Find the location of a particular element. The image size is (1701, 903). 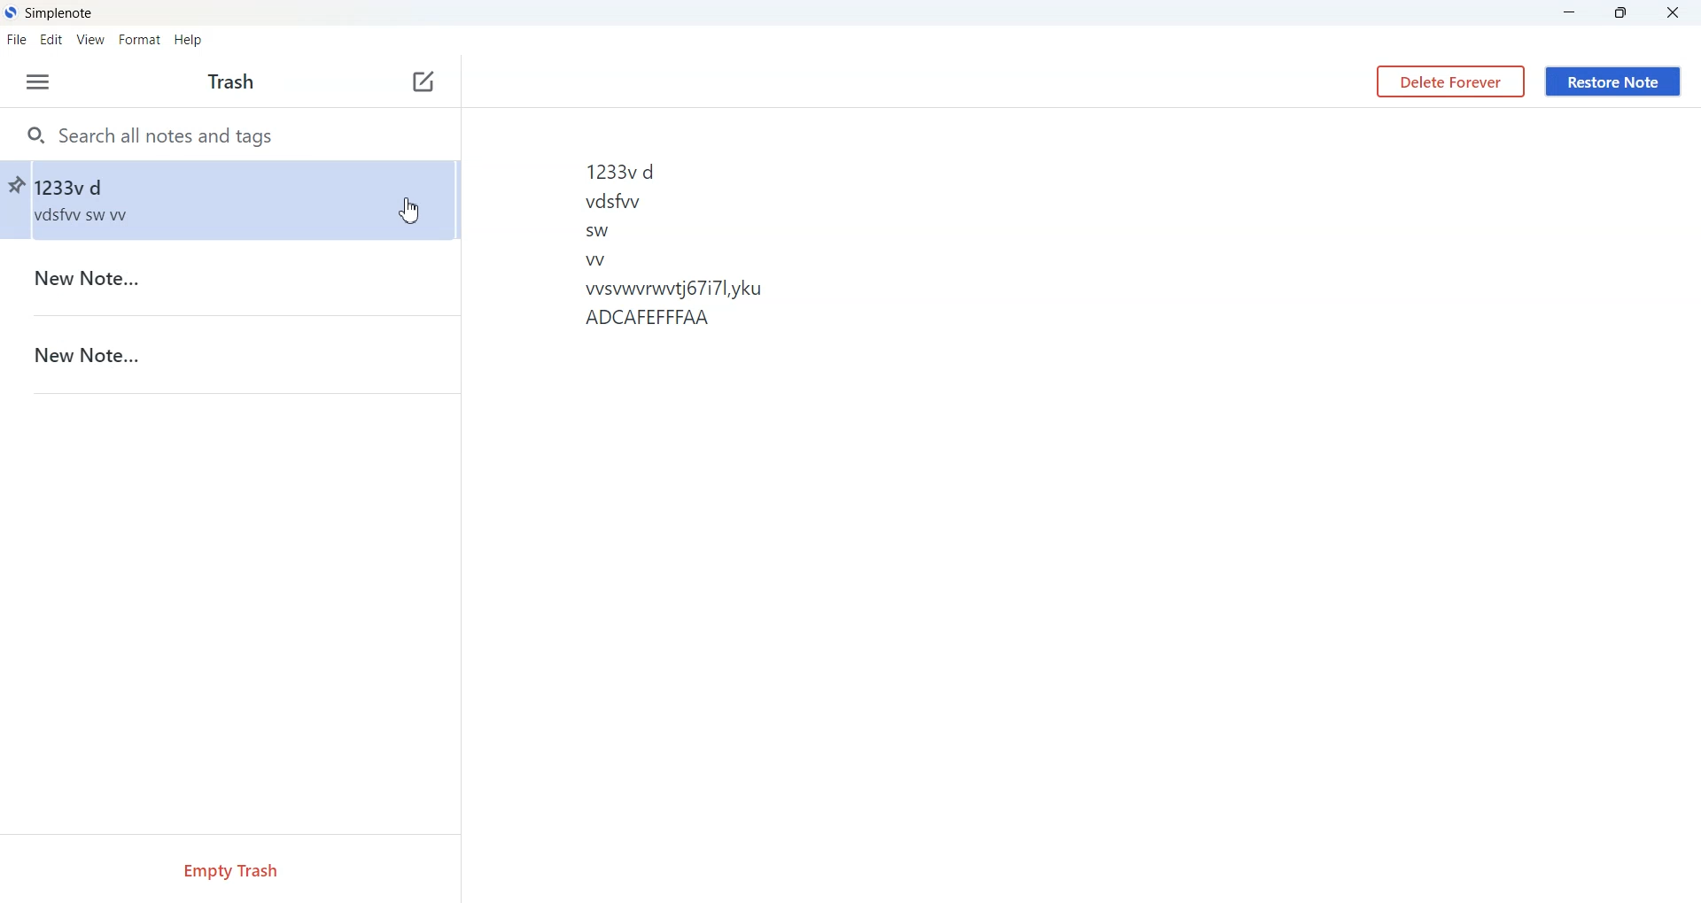

New Note is located at coordinates (424, 84).